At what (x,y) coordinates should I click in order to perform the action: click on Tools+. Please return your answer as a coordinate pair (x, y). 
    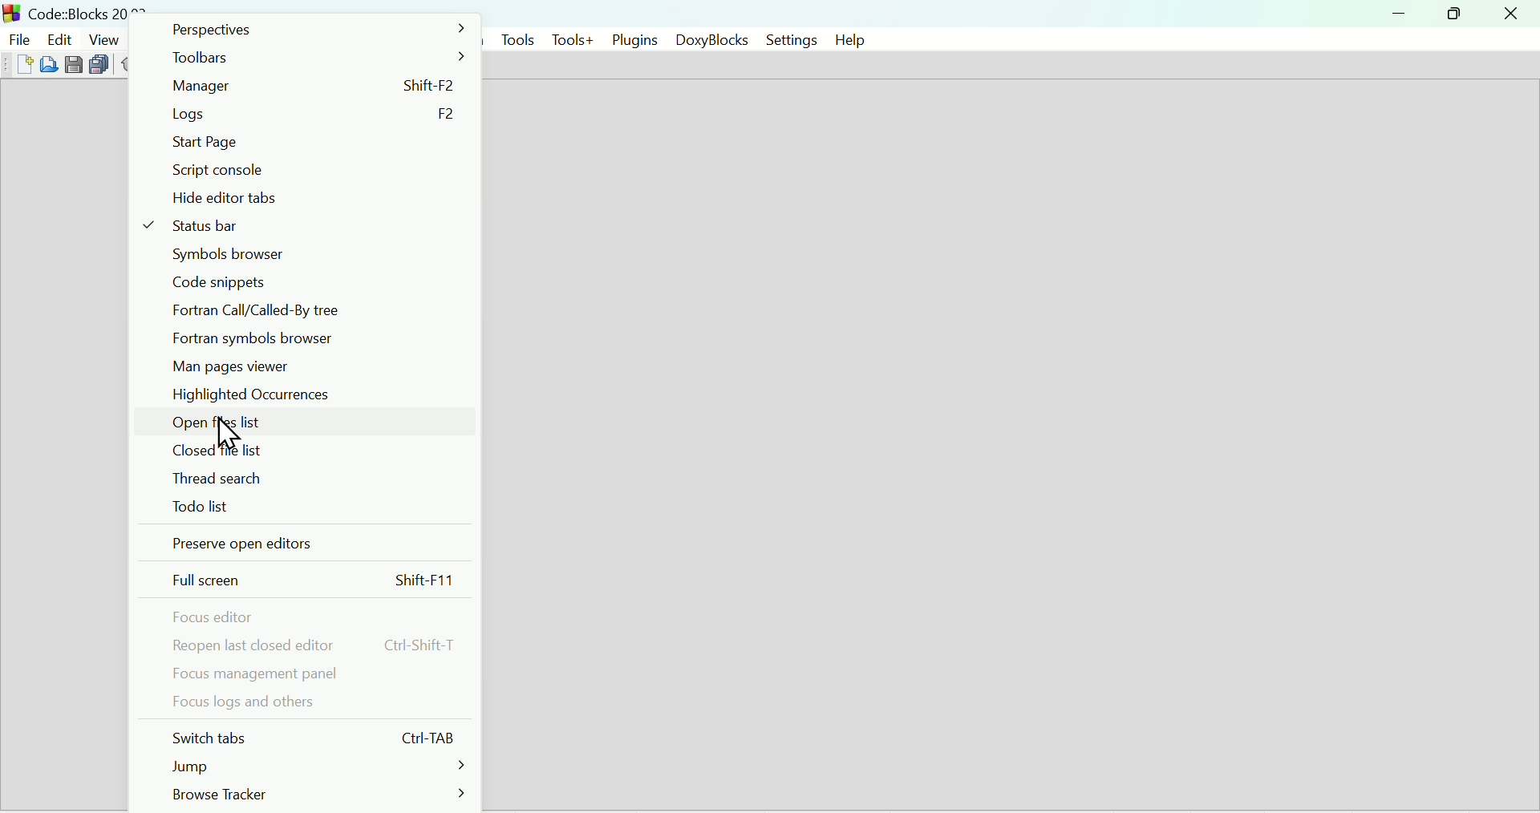
    Looking at the image, I should click on (573, 39).